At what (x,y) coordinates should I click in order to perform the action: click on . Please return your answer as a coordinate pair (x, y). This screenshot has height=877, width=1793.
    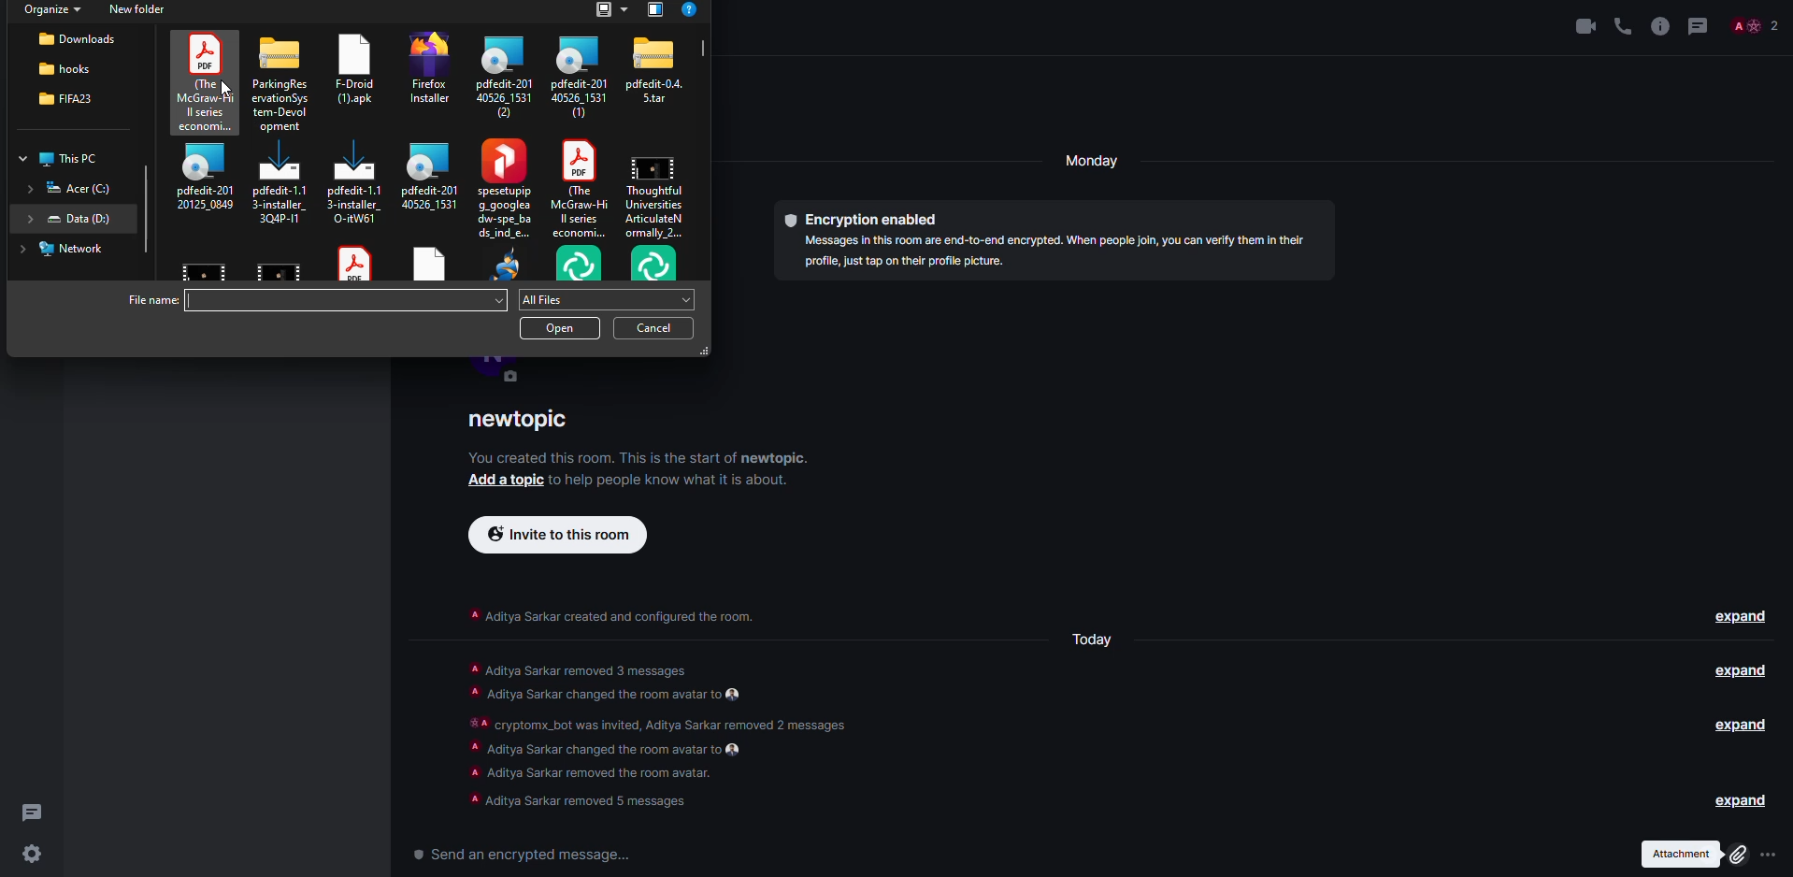
    Looking at the image, I should click on (653, 190).